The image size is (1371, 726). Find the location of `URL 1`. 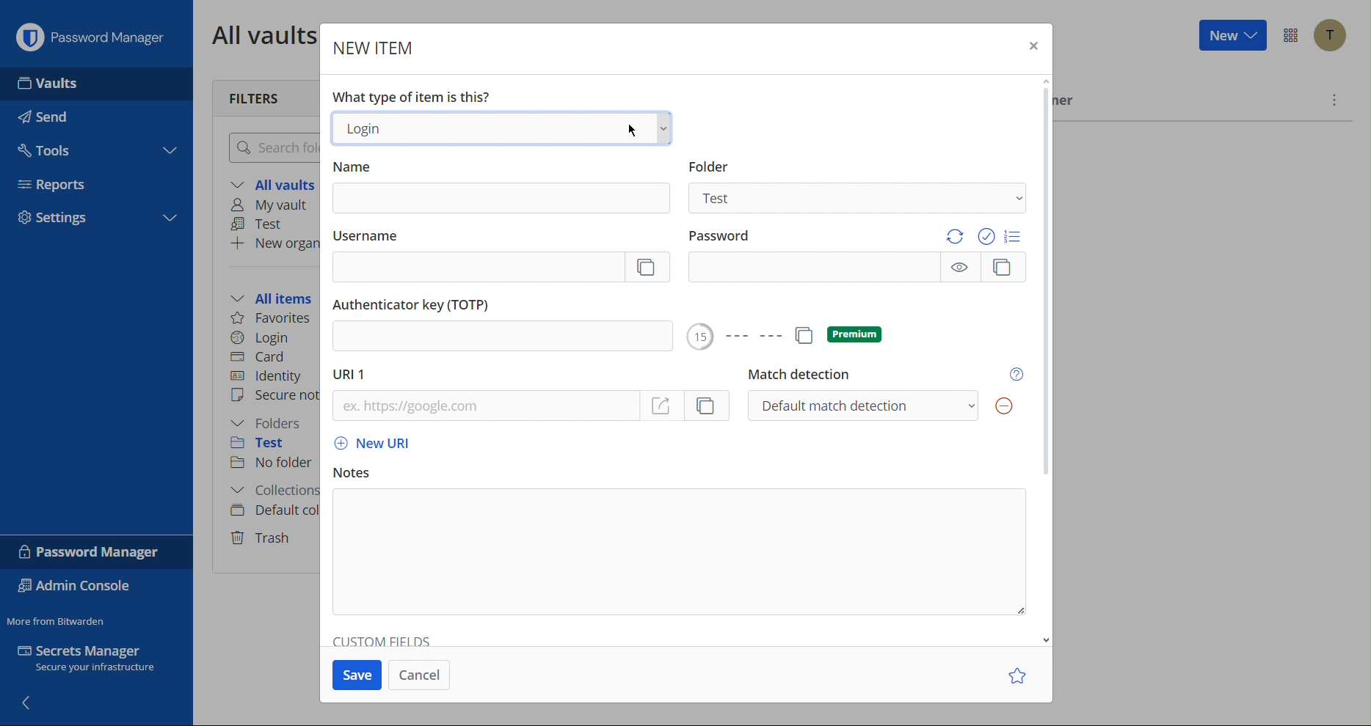

URL 1 is located at coordinates (356, 375).